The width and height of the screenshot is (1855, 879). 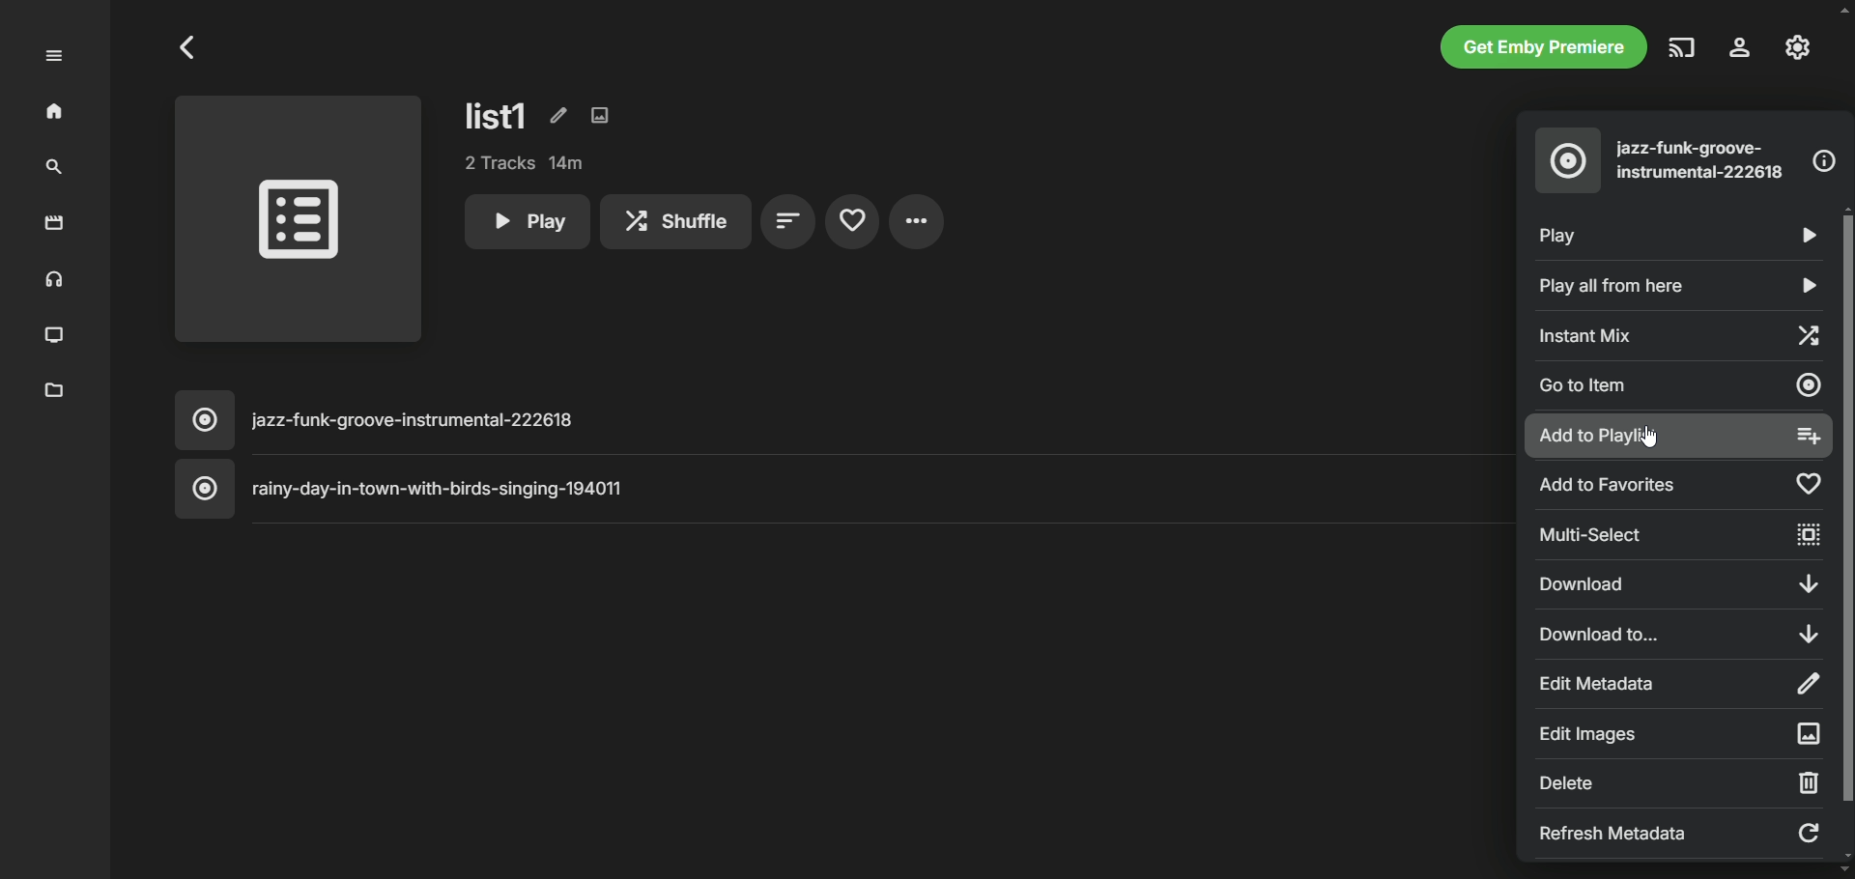 What do you see at coordinates (1544, 46) in the screenshot?
I see `get emby premiere` at bounding box center [1544, 46].